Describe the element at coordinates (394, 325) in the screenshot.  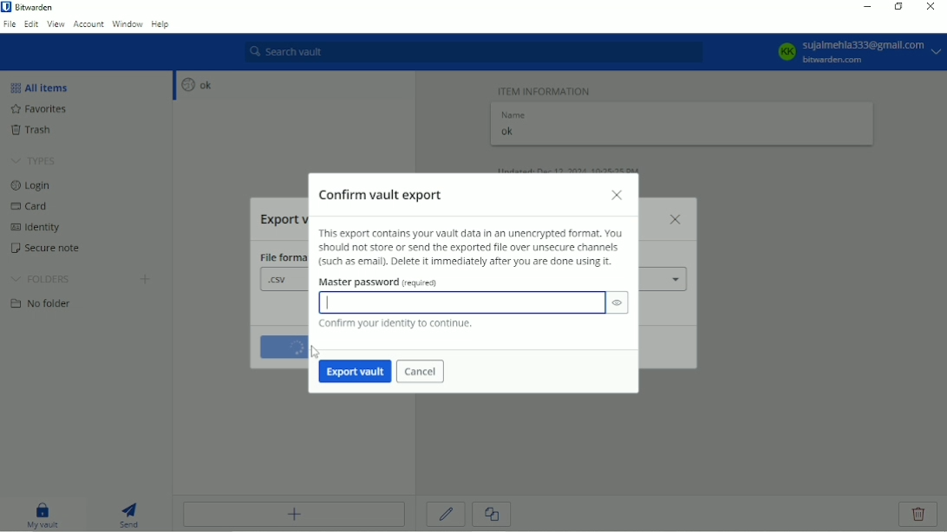
I see `Confirm your identity to continue.` at that location.